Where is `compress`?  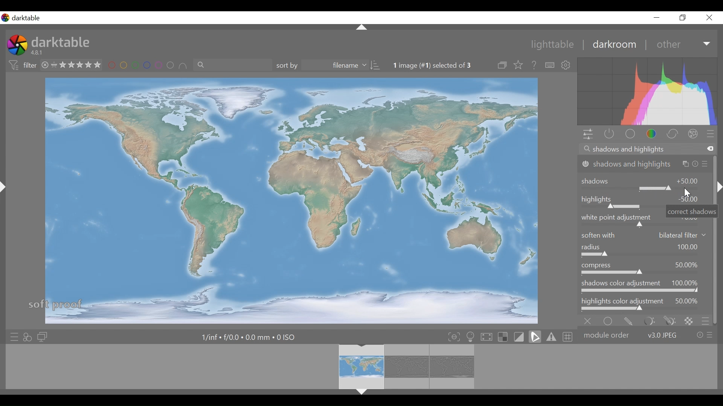 compress is located at coordinates (644, 268).